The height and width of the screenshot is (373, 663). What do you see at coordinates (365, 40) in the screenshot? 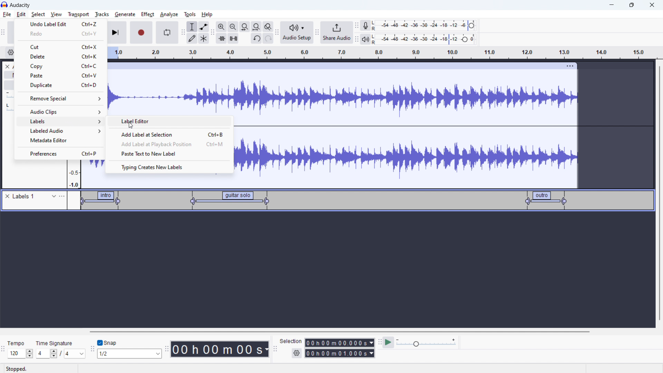
I see `playback meter` at bounding box center [365, 40].